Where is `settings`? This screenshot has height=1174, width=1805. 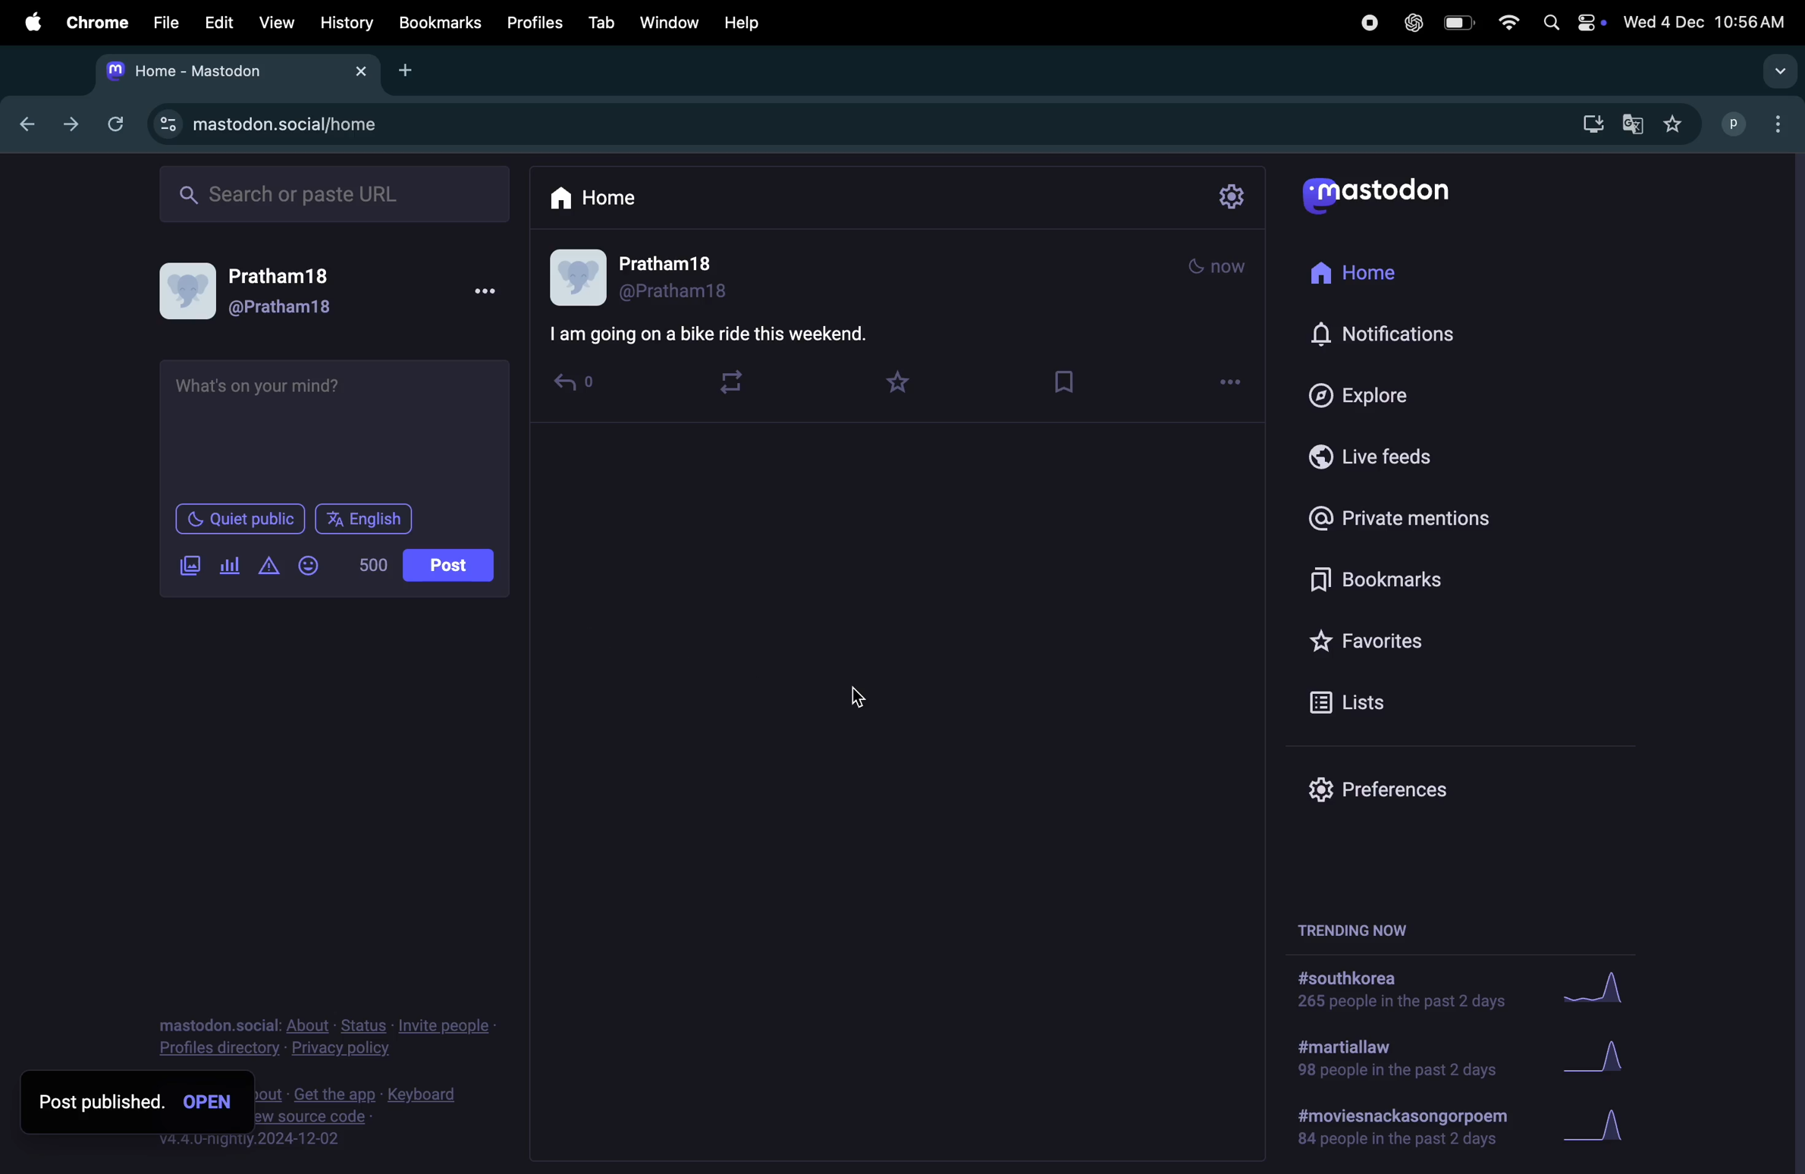 settings is located at coordinates (1231, 199).